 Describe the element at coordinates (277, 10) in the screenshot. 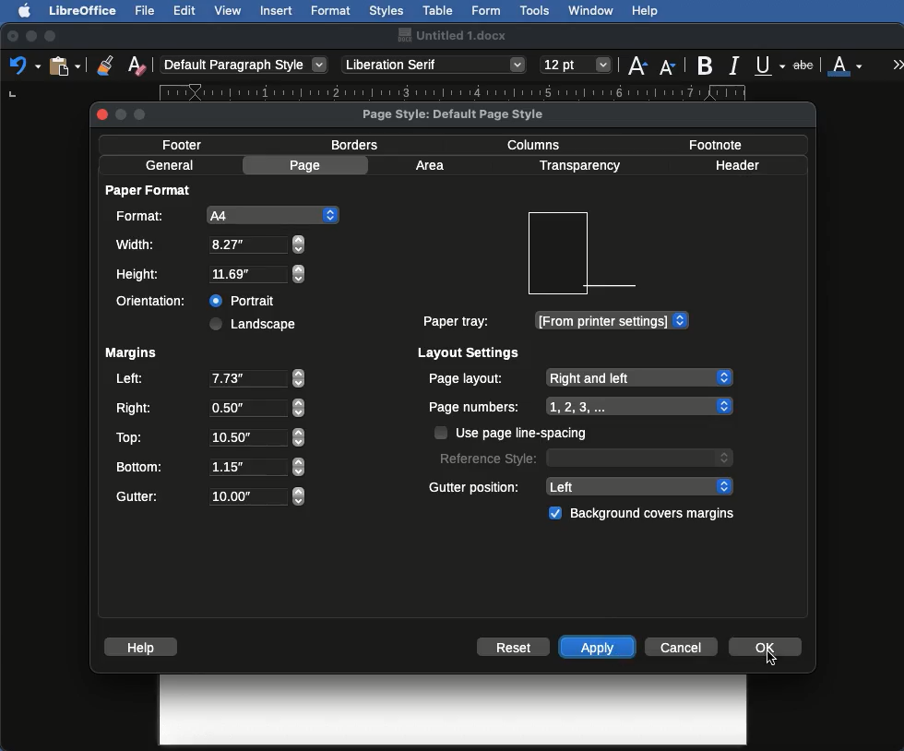

I see `Insert` at that location.